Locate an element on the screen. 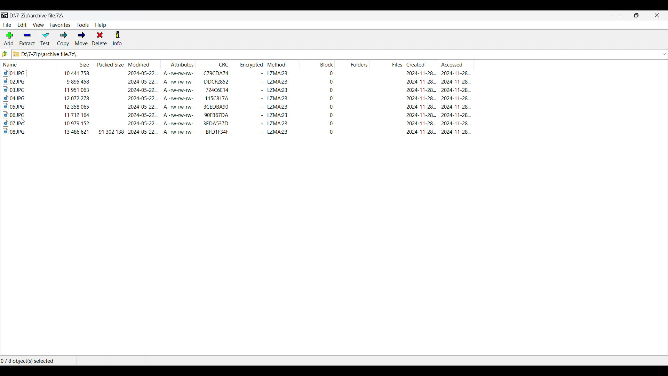 The width and height of the screenshot is (668, 376). packed size is located at coordinates (111, 132).